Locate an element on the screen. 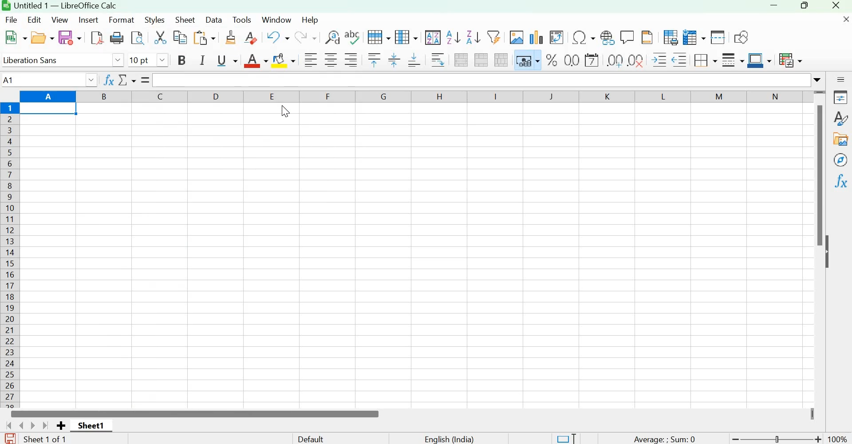 This screenshot has height=444, width=852. Default is located at coordinates (319, 438).